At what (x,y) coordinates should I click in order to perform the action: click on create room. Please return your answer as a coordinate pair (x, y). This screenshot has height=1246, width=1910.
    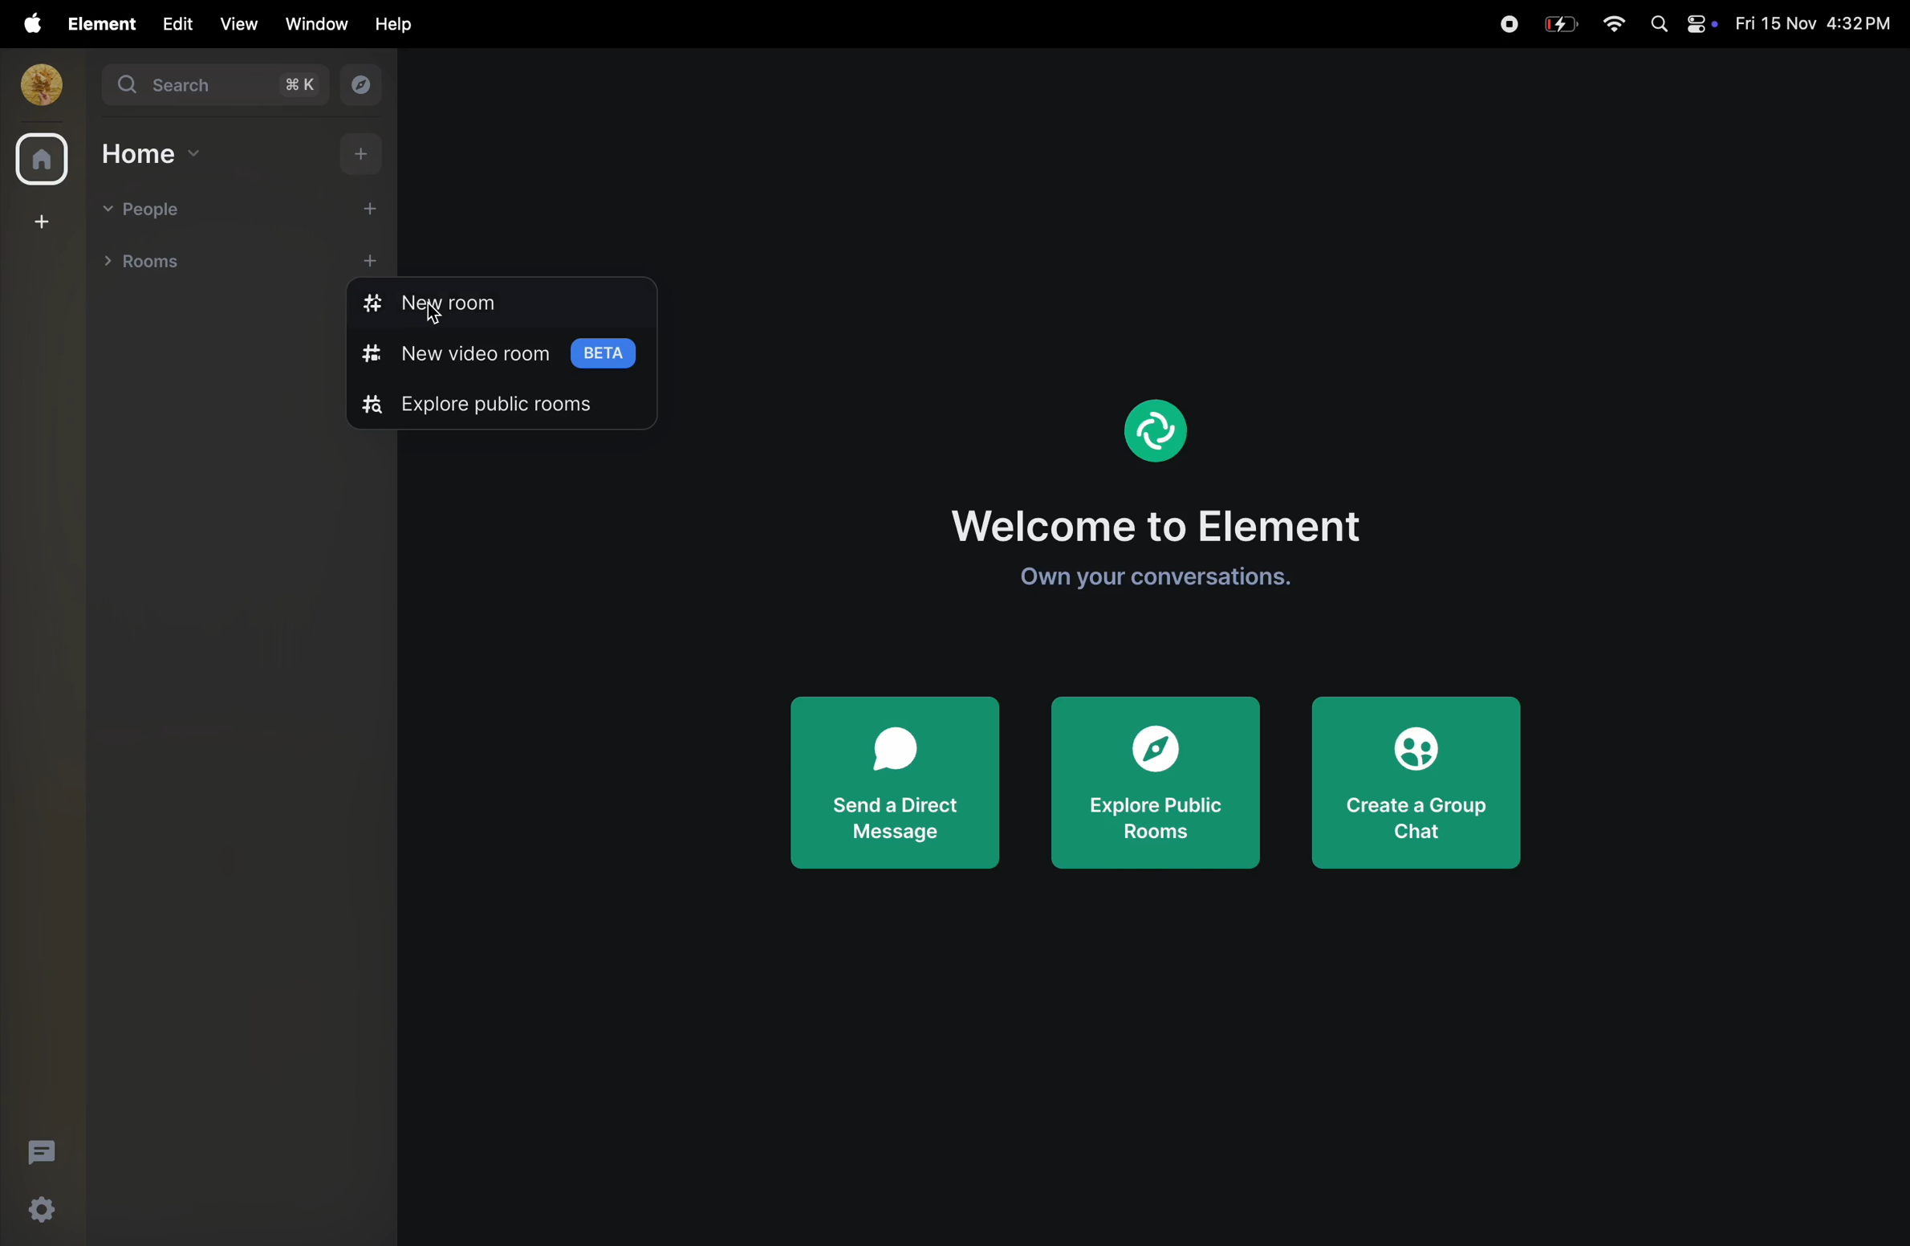
    Looking at the image, I should click on (39, 222).